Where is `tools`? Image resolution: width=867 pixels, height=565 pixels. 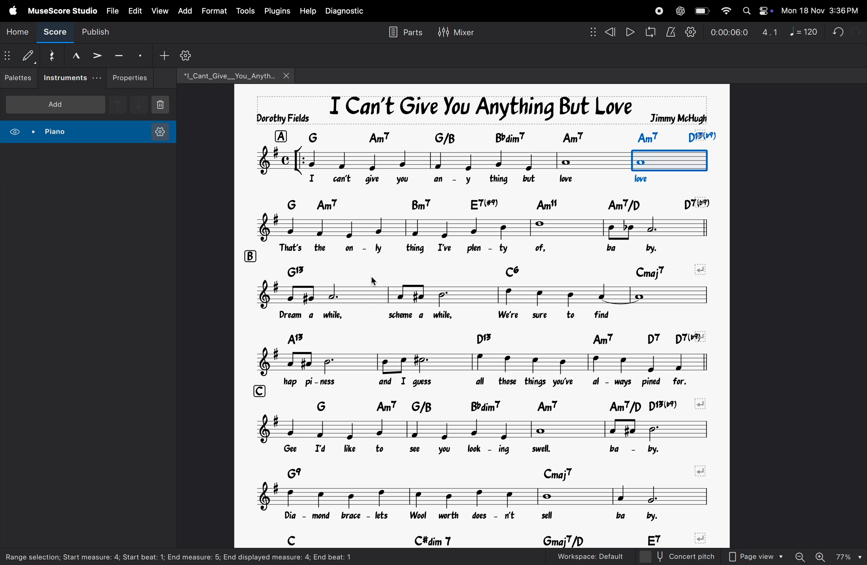
tools is located at coordinates (244, 11).